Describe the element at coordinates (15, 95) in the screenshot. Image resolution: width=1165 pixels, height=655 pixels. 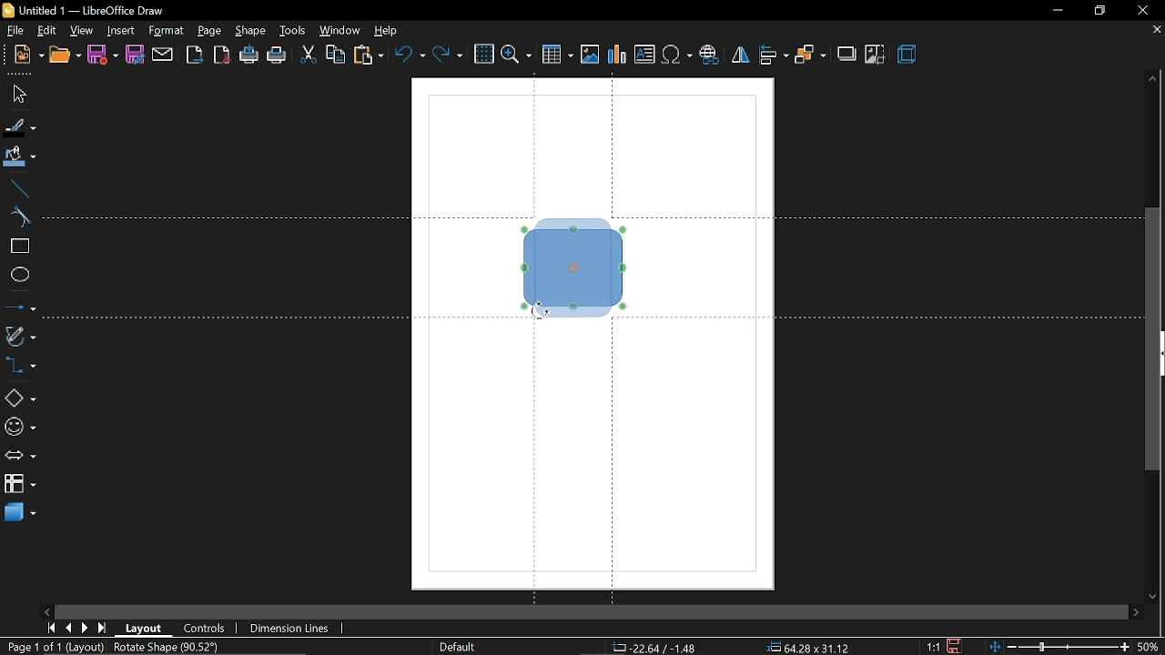
I see `select` at that location.